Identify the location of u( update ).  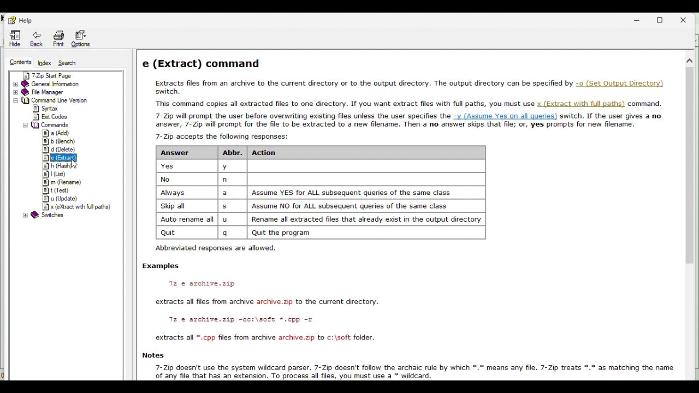
(57, 198).